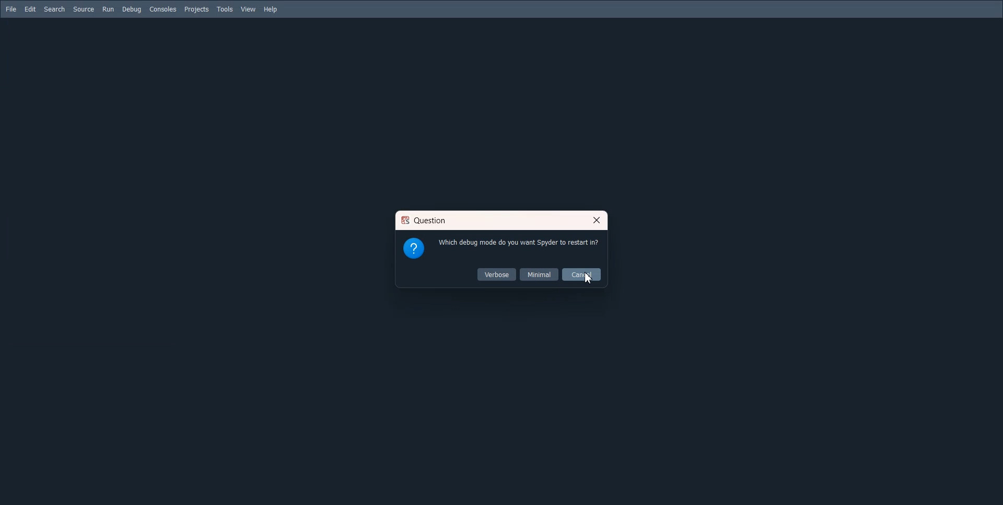 This screenshot has height=505, width=1003. What do you see at coordinates (413, 247) in the screenshot?
I see `Question Mark` at bounding box center [413, 247].